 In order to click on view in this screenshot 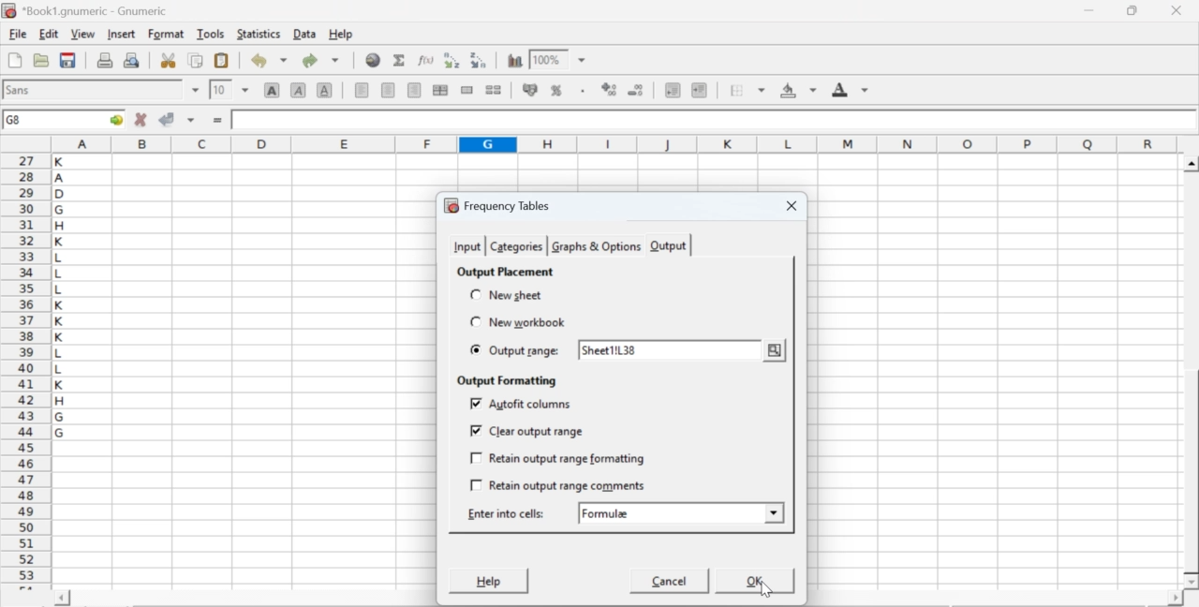, I will do `click(82, 33)`.